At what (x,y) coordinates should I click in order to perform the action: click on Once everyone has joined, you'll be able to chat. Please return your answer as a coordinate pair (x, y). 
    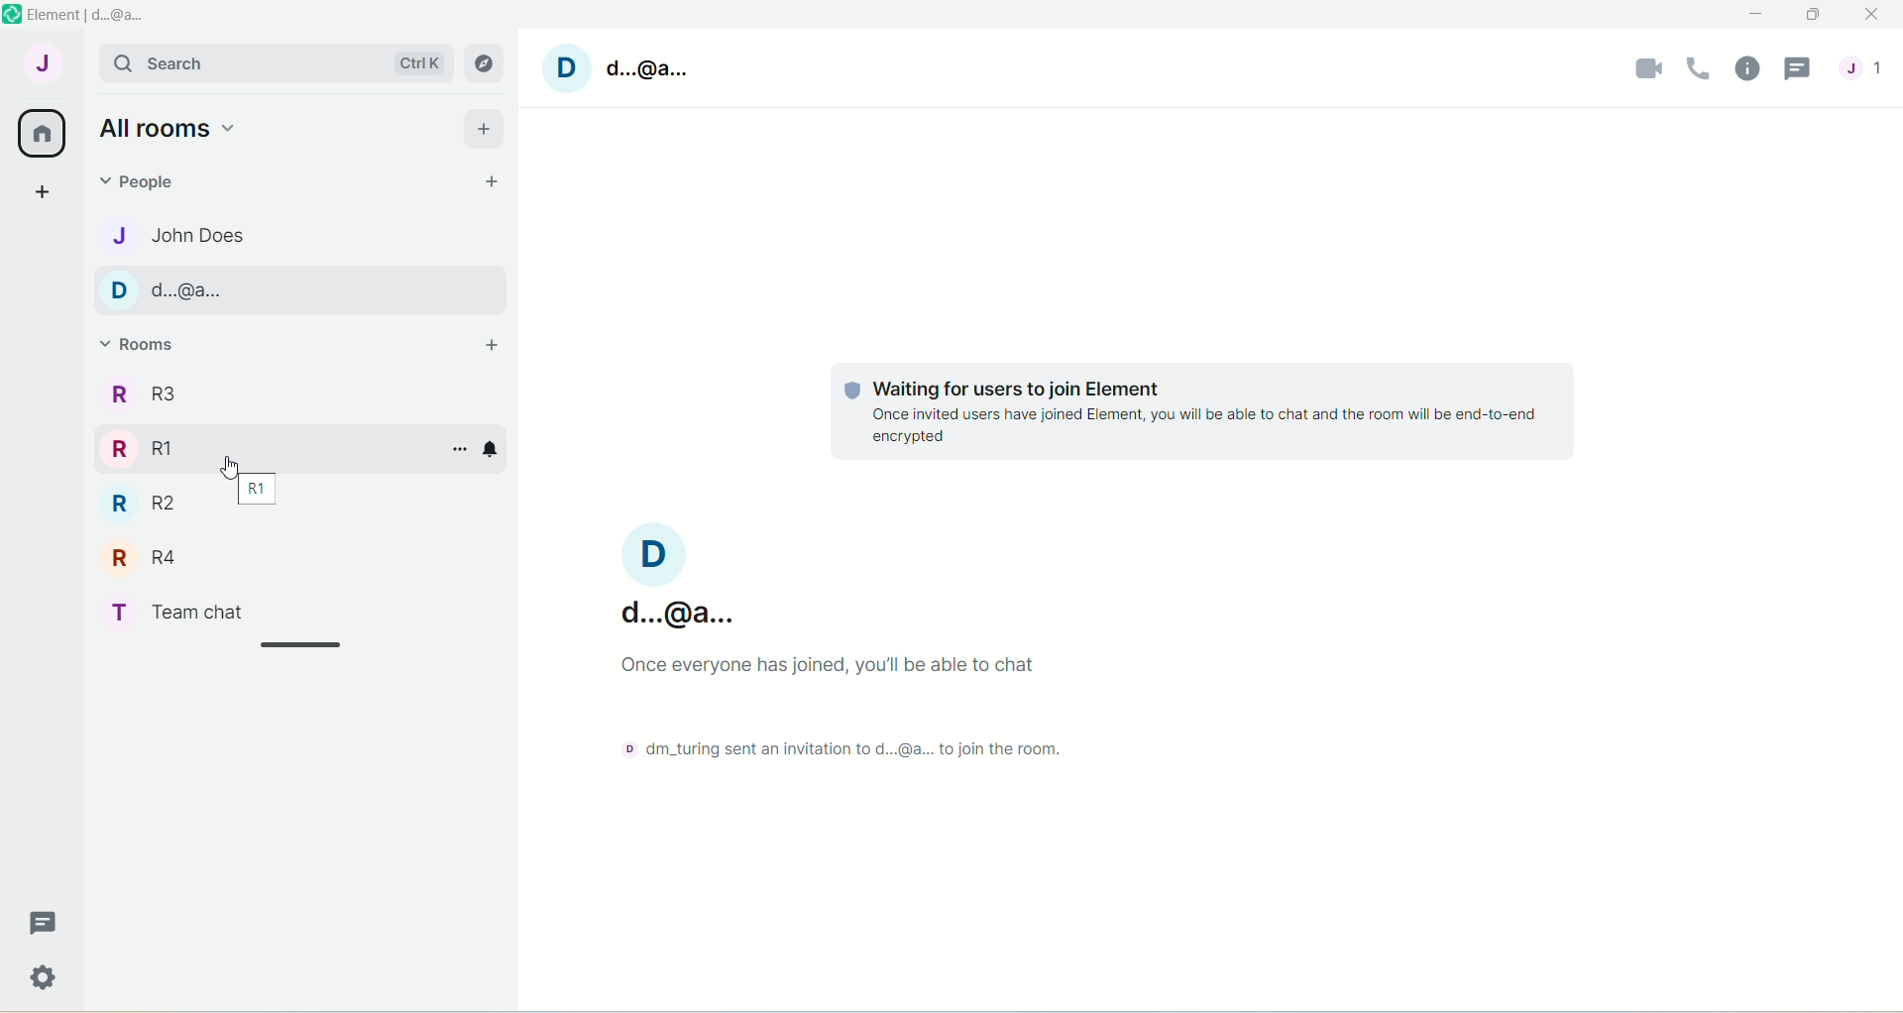
    Looking at the image, I should click on (830, 669).